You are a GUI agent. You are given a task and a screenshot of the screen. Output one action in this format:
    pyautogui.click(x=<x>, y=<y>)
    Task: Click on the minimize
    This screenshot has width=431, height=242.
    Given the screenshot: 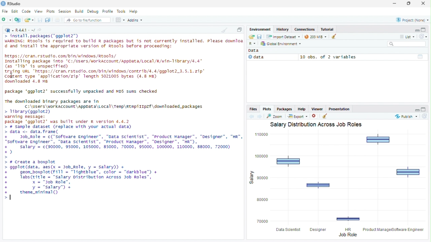 What is the action you would take?
    pyautogui.click(x=417, y=30)
    